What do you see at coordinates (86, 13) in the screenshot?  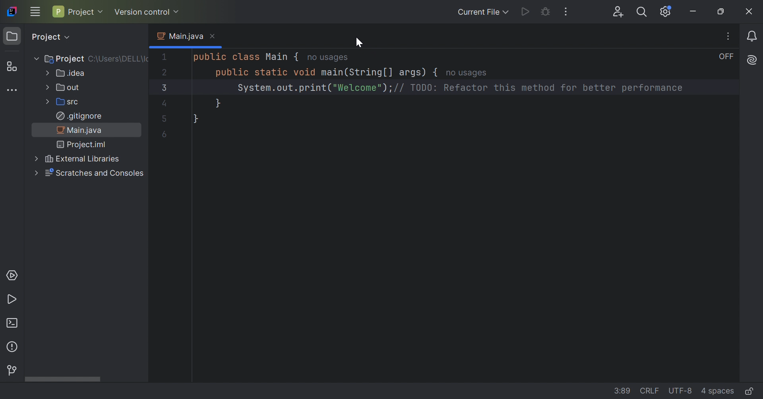 I see `Project` at bounding box center [86, 13].